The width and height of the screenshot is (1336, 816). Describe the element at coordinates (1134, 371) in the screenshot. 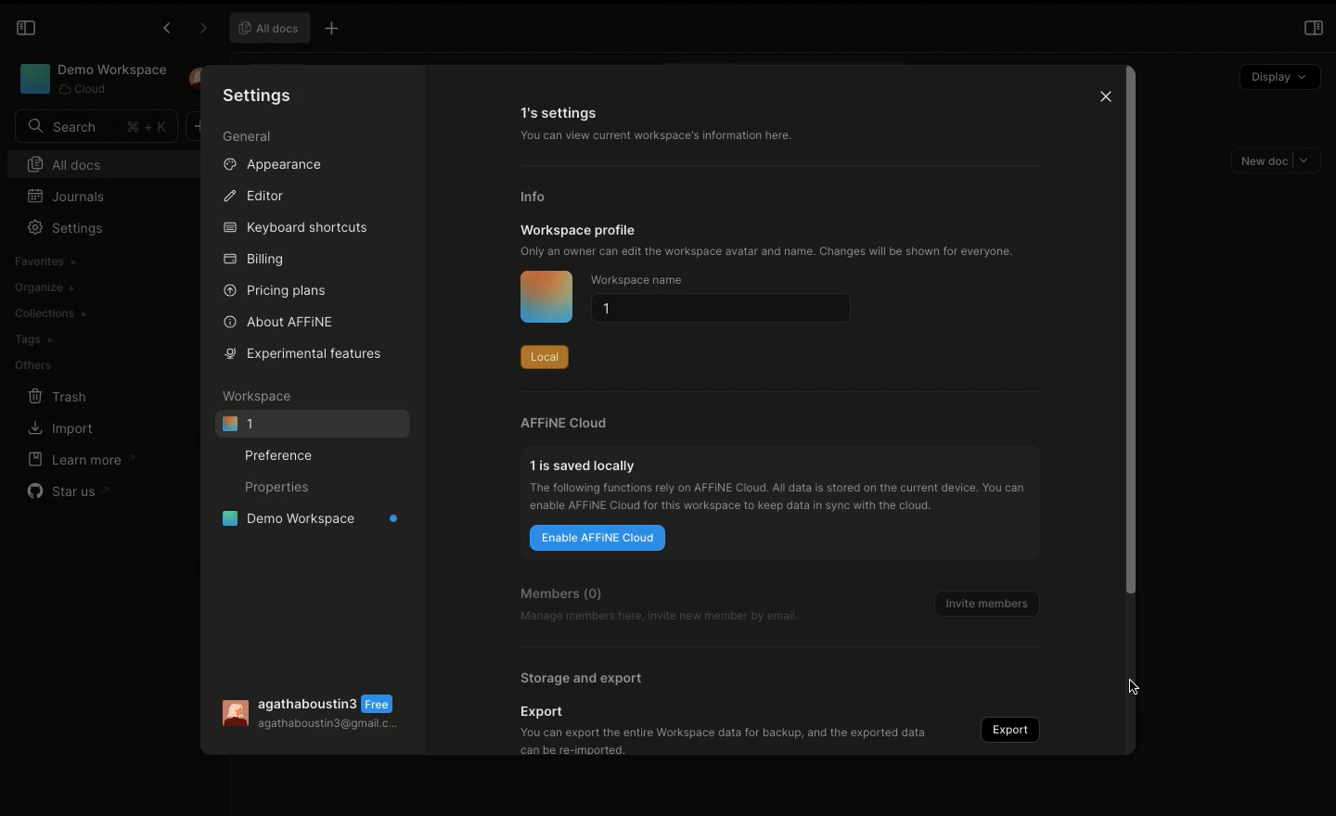

I see `Scroll` at that location.